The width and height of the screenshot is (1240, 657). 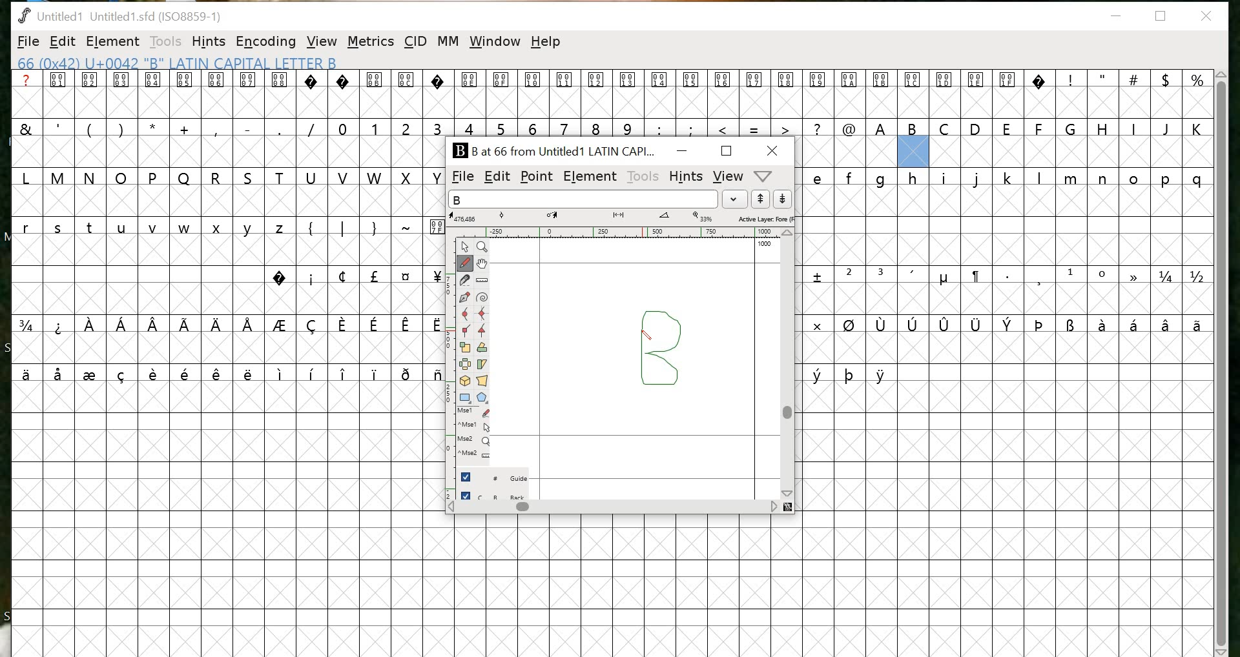 I want to click on HINTS, so click(x=686, y=176).